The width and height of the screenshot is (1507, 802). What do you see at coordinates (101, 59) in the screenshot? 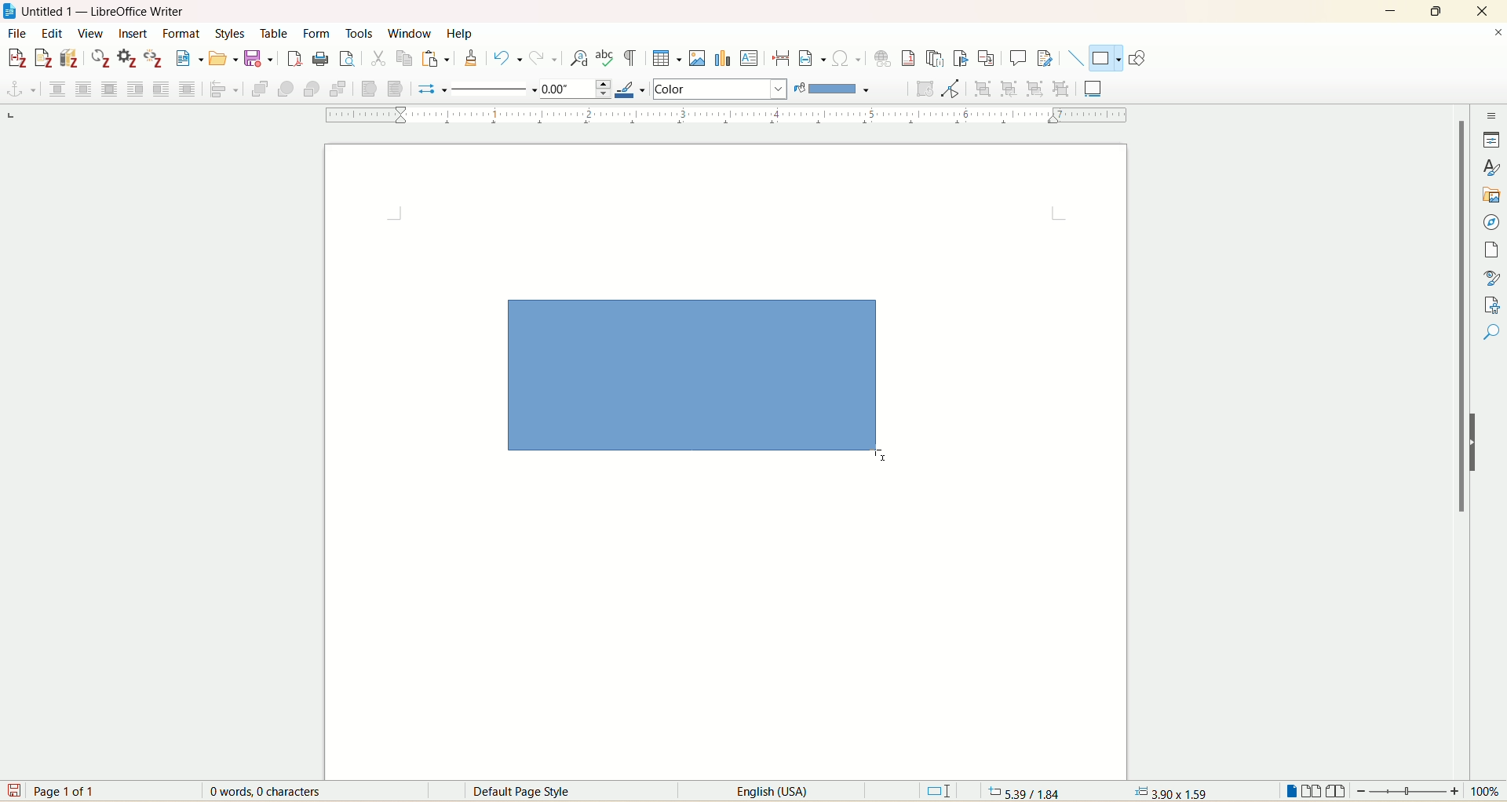
I see `refresh` at bounding box center [101, 59].